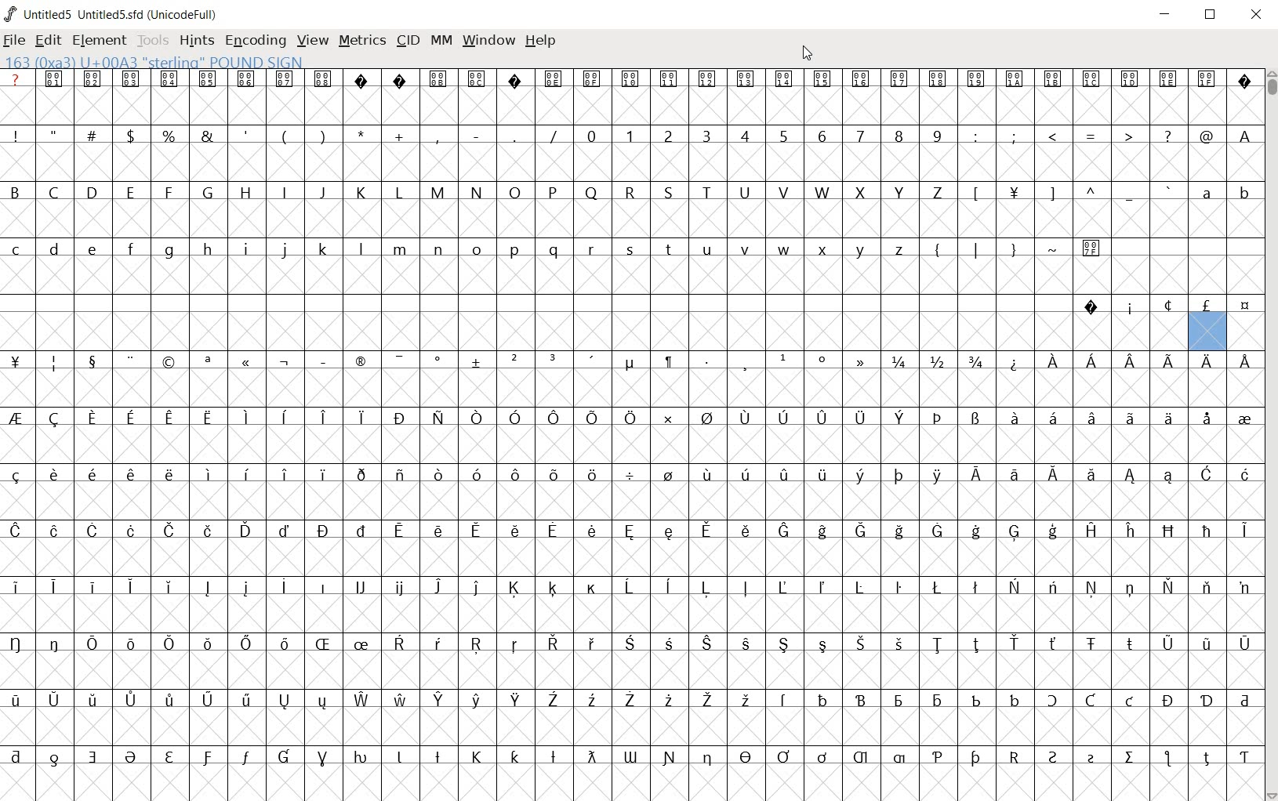  Describe the element at coordinates (551, 136) in the screenshot. I see `/` at that location.